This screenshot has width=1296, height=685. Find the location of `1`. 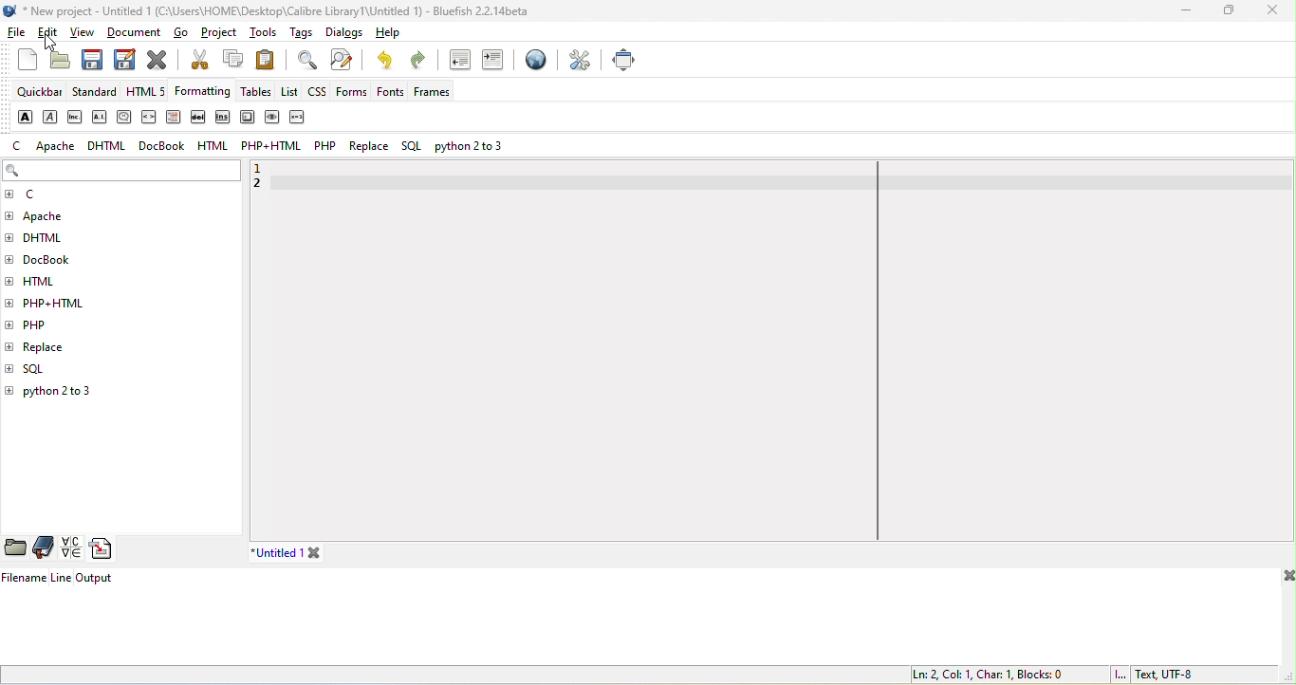

1 is located at coordinates (267, 167).